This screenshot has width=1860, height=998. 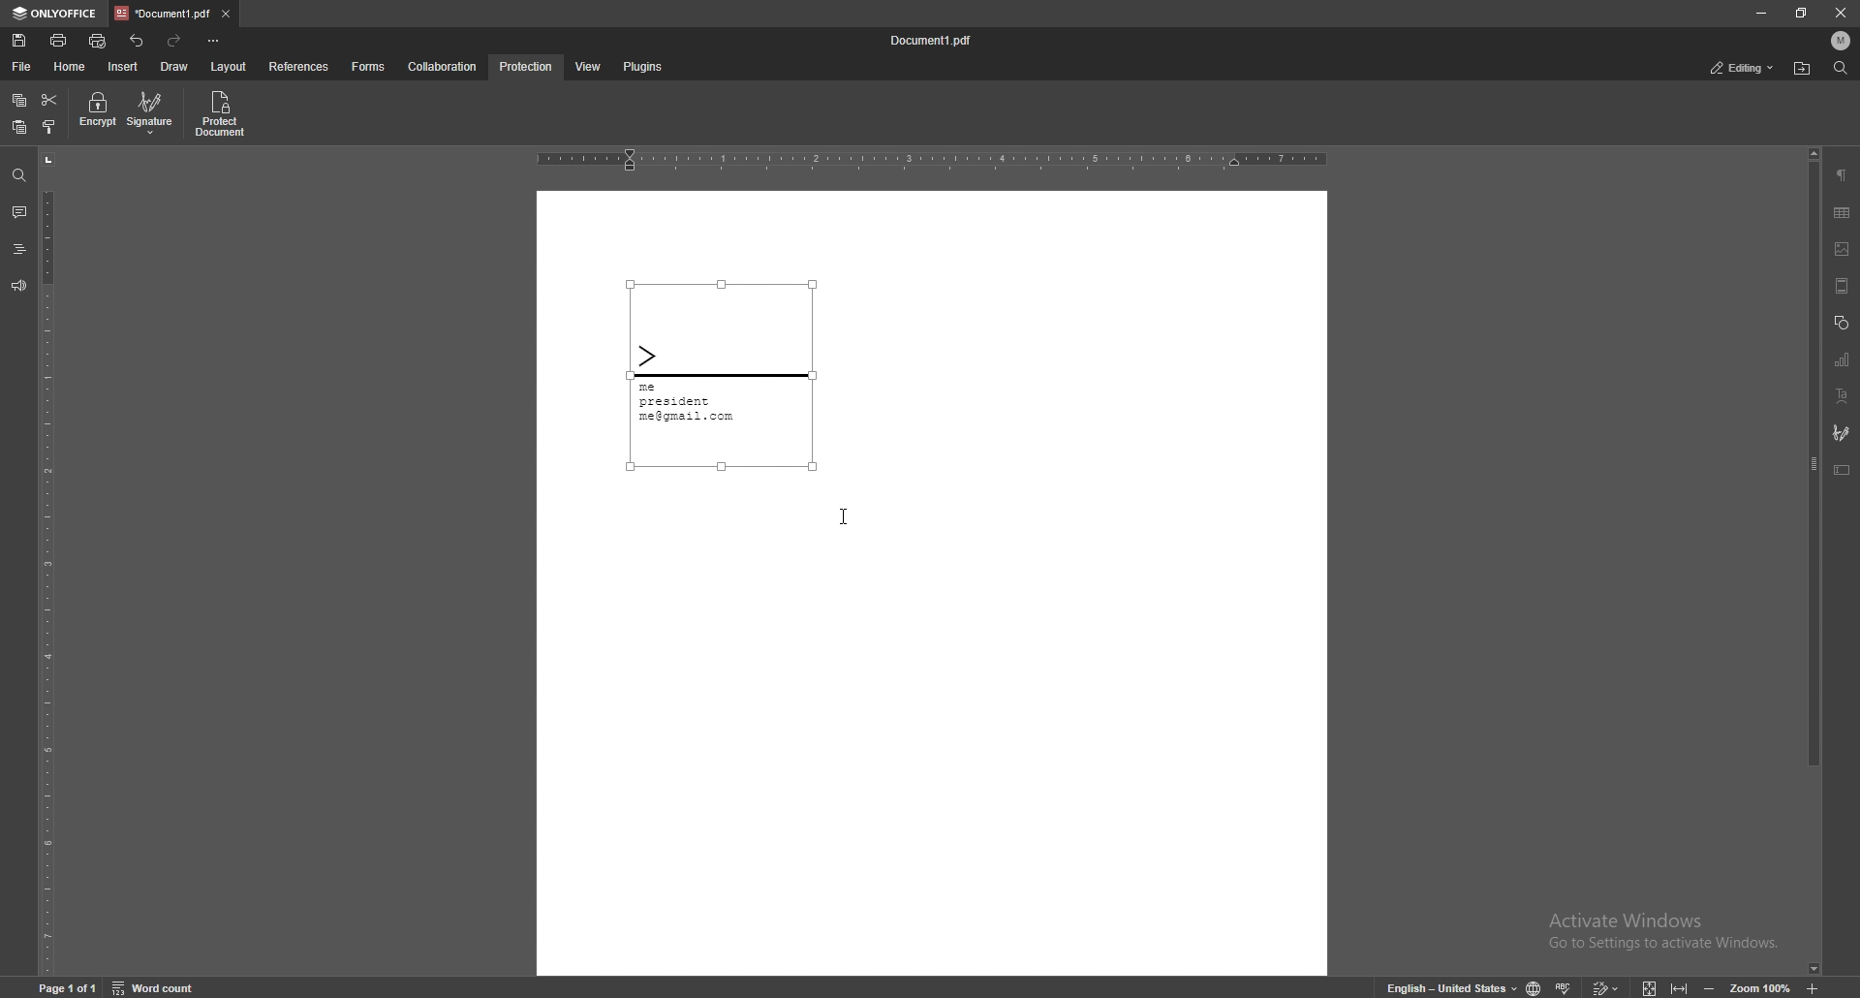 I want to click on change doc language, so click(x=1527, y=987).